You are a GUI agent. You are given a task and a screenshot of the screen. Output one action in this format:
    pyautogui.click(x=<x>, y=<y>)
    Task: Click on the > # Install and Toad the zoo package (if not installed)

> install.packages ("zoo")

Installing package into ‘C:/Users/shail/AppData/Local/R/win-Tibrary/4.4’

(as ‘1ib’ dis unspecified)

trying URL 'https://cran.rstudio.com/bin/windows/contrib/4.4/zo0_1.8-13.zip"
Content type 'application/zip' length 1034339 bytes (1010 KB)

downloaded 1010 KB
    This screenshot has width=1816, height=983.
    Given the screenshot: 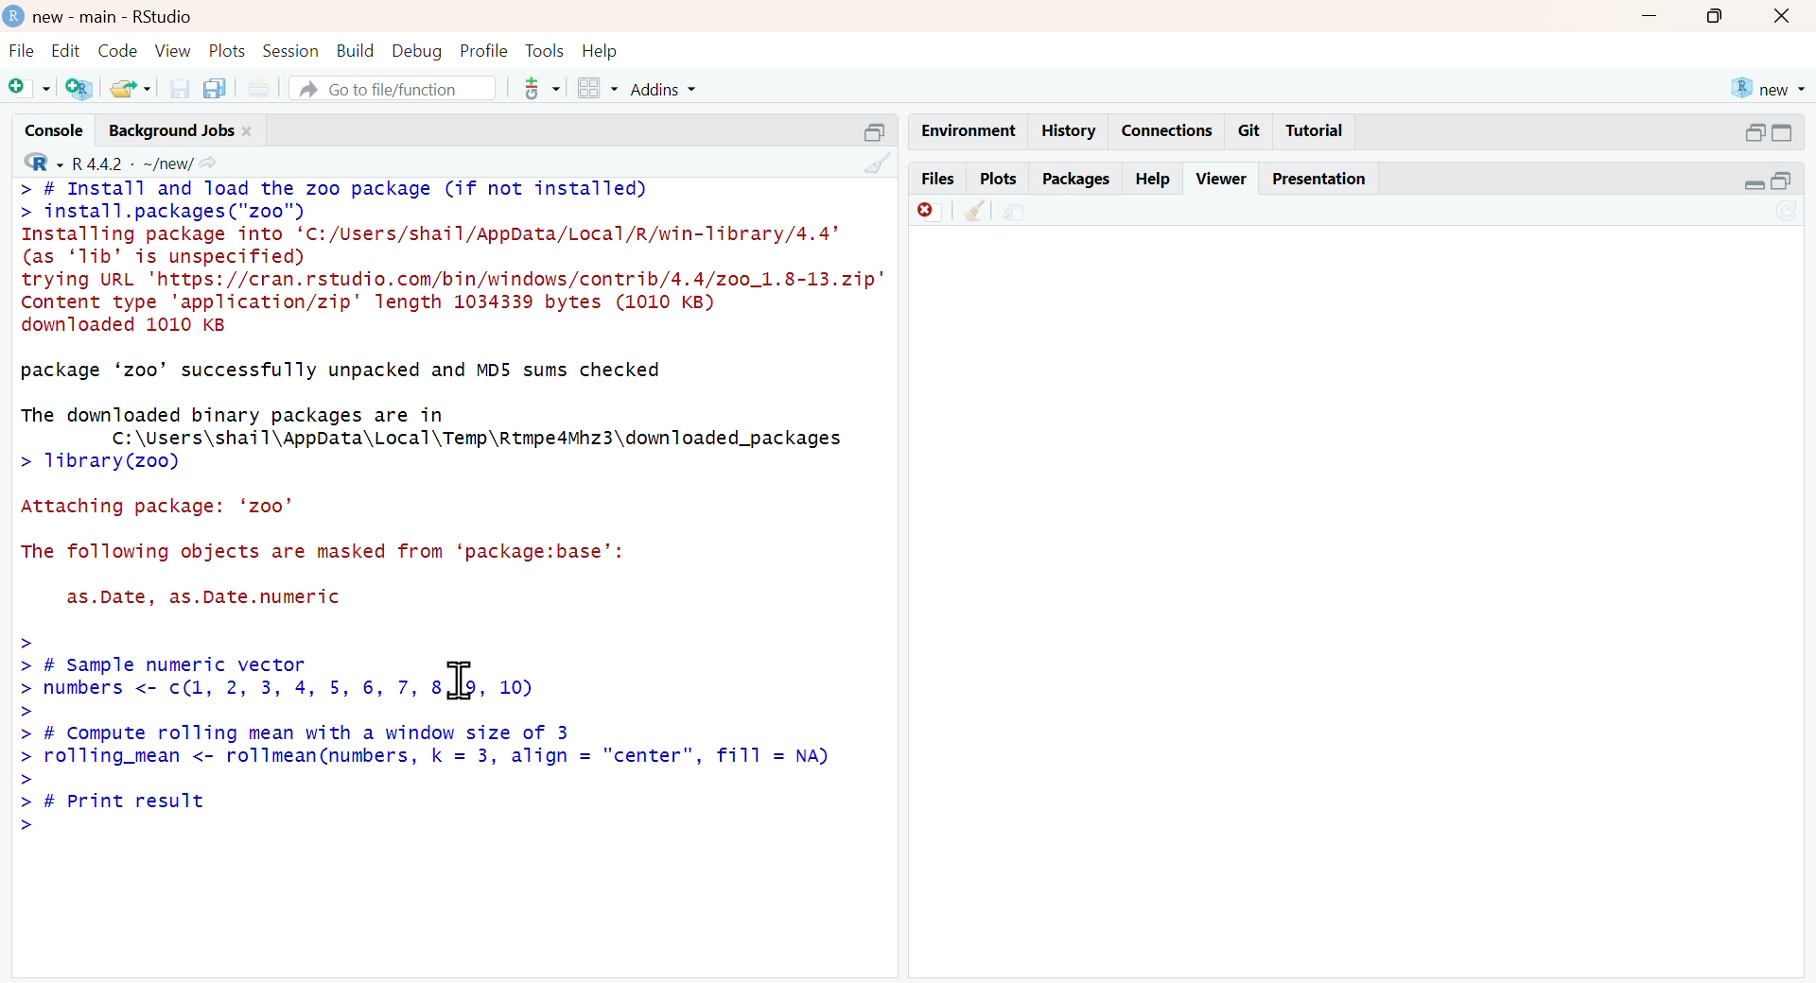 What is the action you would take?
    pyautogui.click(x=453, y=258)
    